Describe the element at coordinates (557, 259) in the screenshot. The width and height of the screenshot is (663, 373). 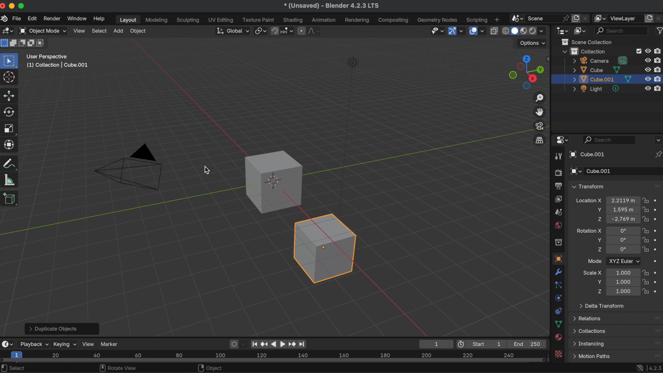
I see `object` at that location.